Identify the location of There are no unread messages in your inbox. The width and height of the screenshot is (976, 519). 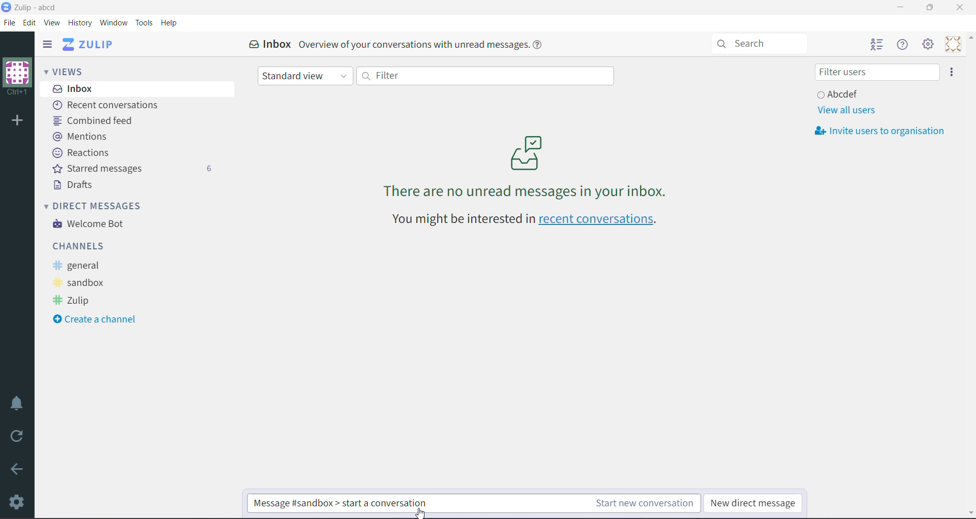
(526, 166).